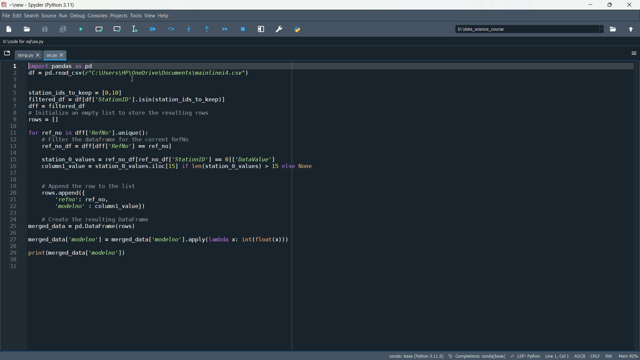 This screenshot has width=640, height=360. Describe the element at coordinates (24, 42) in the screenshot. I see `directory` at that location.